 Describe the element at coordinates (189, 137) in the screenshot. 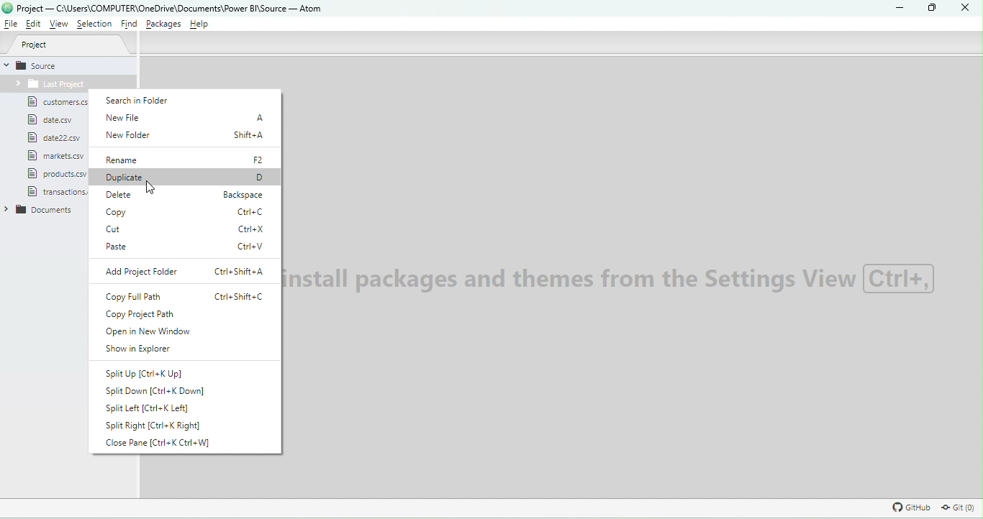

I see `New folder` at that location.